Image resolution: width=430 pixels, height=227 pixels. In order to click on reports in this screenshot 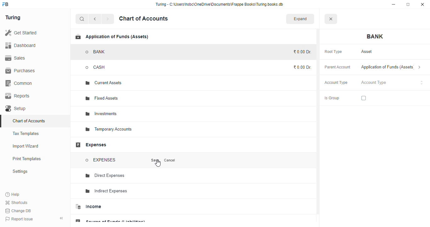, I will do `click(18, 96)`.